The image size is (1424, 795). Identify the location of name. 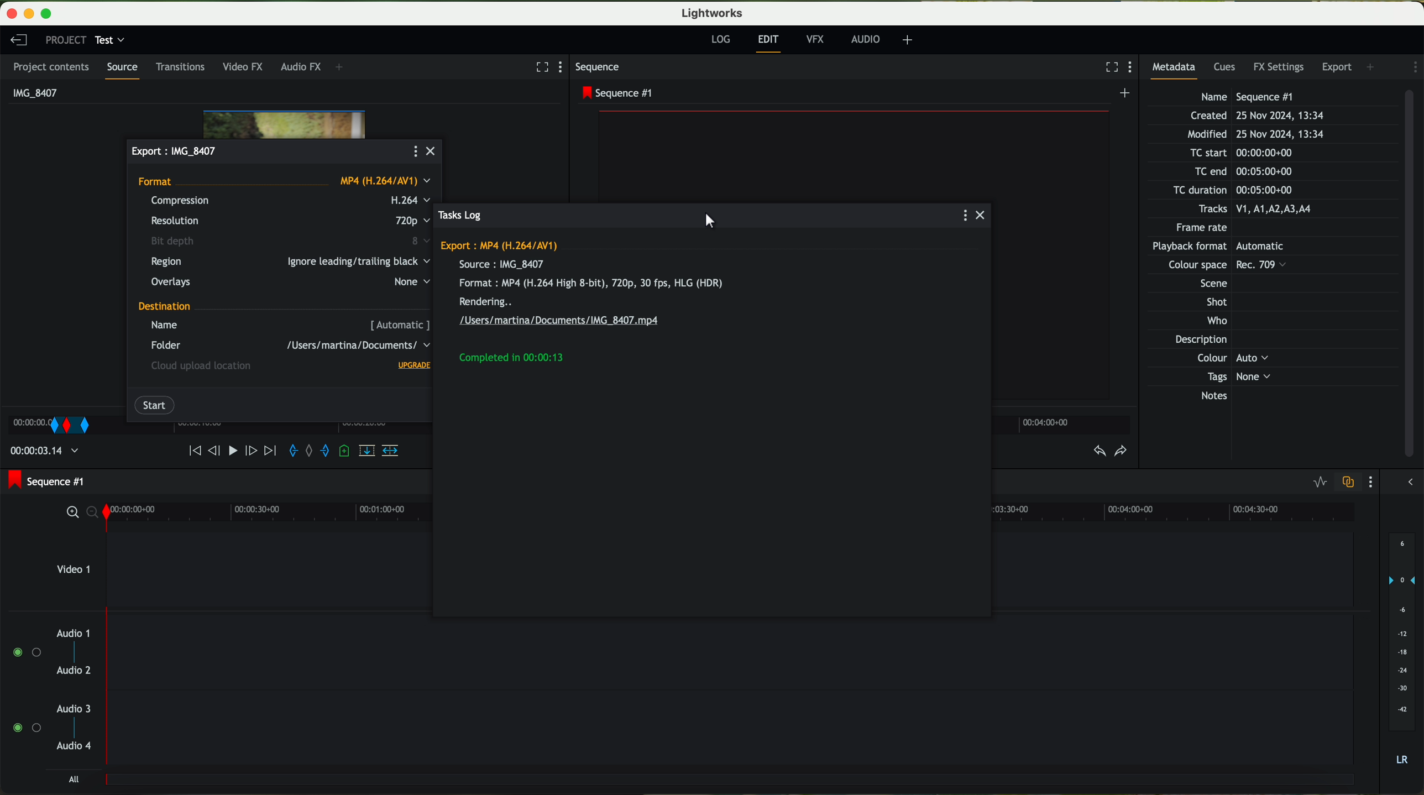
(291, 325).